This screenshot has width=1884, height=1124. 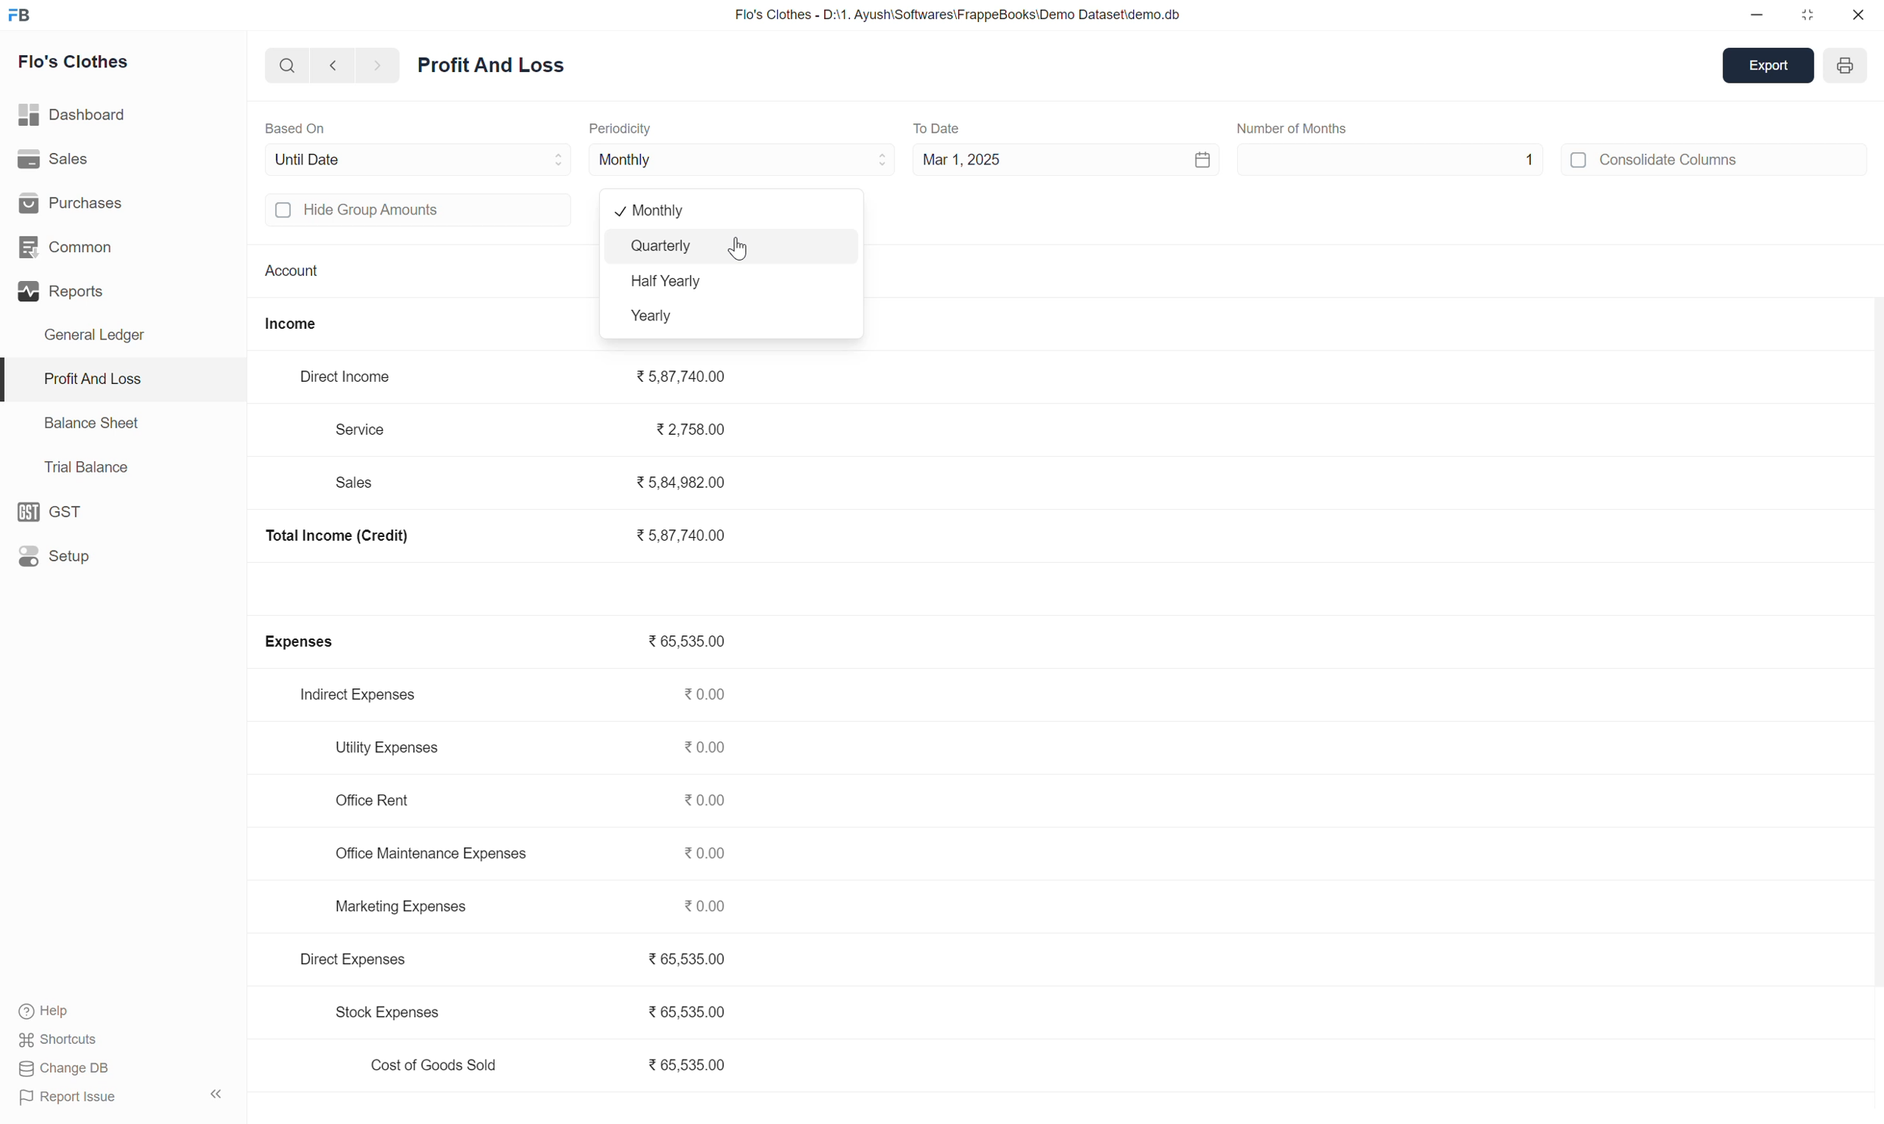 I want to click on Based On, so click(x=308, y=129).